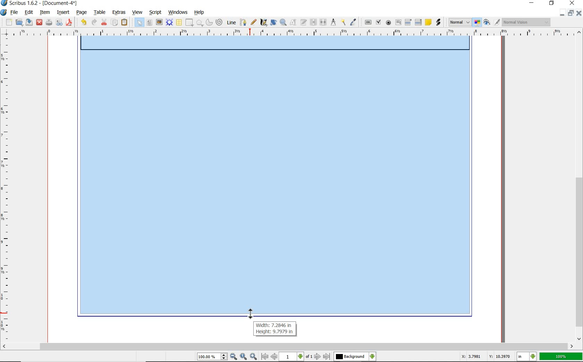 This screenshot has width=583, height=362. I want to click on script, so click(156, 12).